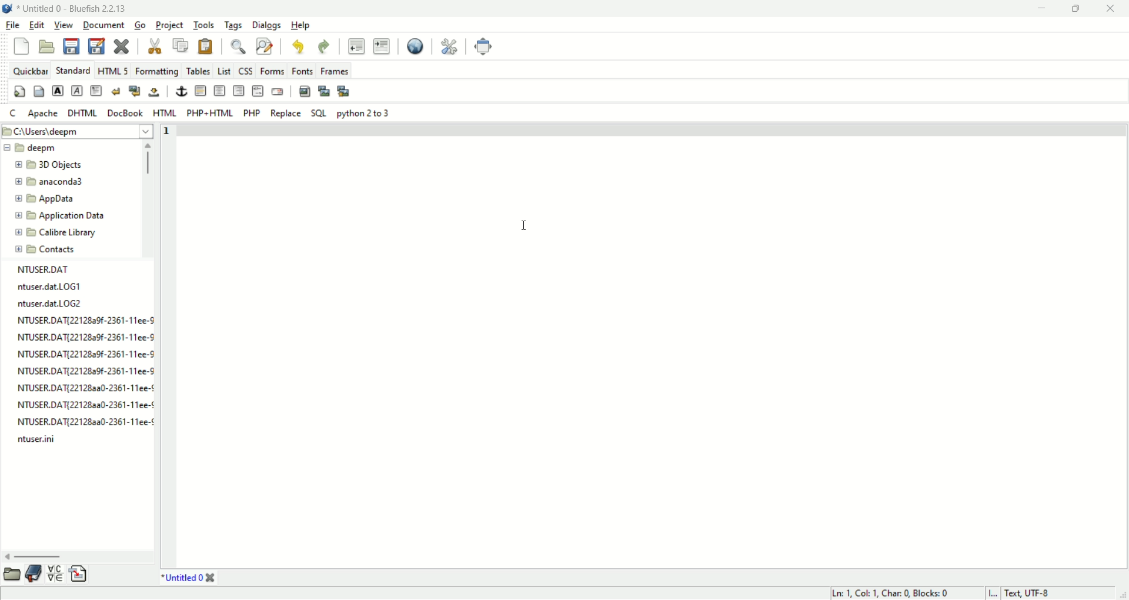 The height and width of the screenshot is (600, 1129). I want to click on quickstart, so click(21, 92).